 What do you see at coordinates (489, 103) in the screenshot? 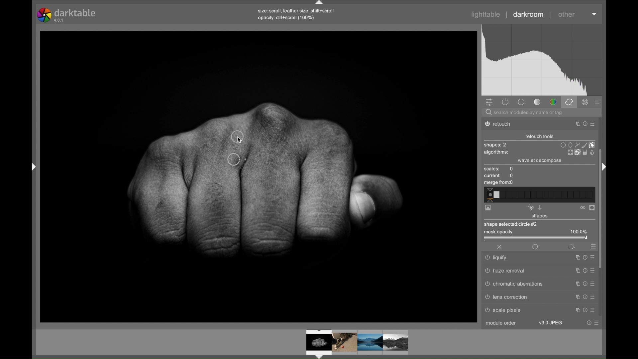
I see `show quick panel` at bounding box center [489, 103].